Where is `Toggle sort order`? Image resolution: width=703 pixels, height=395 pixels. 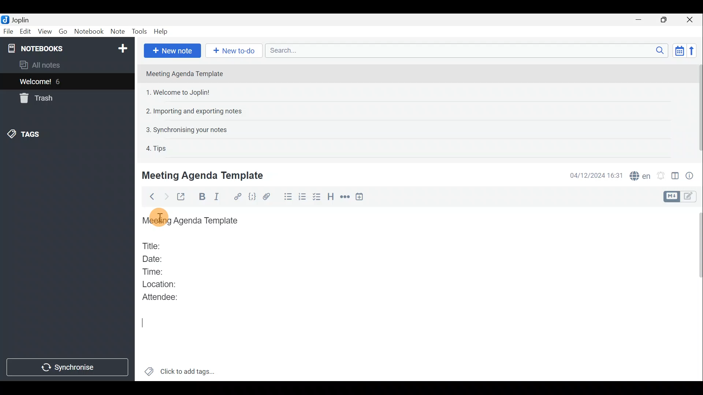 Toggle sort order is located at coordinates (678, 50).